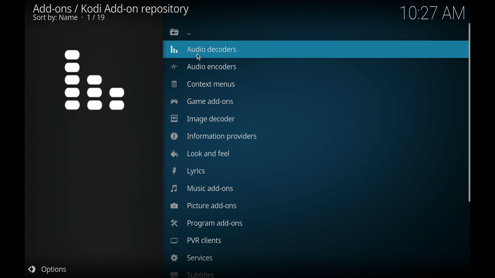 The width and height of the screenshot is (495, 278). I want to click on pvr clients, so click(196, 240).